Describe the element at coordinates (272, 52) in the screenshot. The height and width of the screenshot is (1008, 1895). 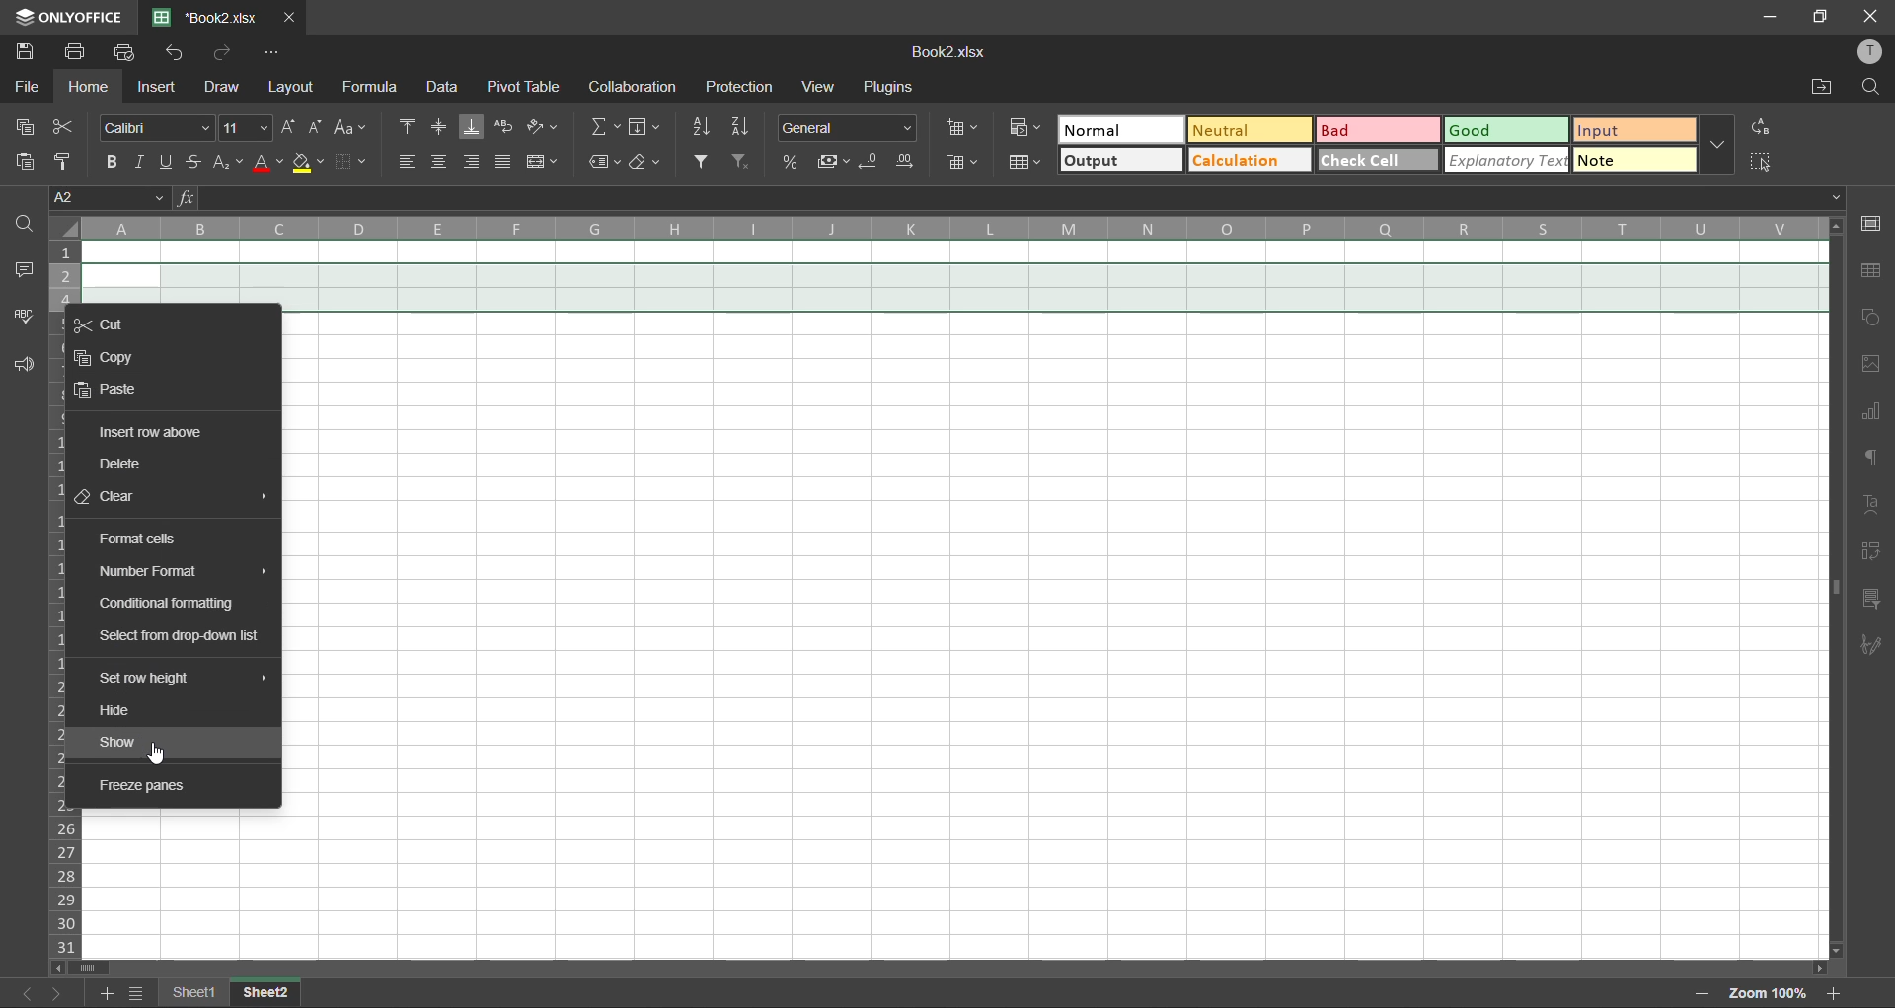
I see `customize quick access toolbar` at that location.